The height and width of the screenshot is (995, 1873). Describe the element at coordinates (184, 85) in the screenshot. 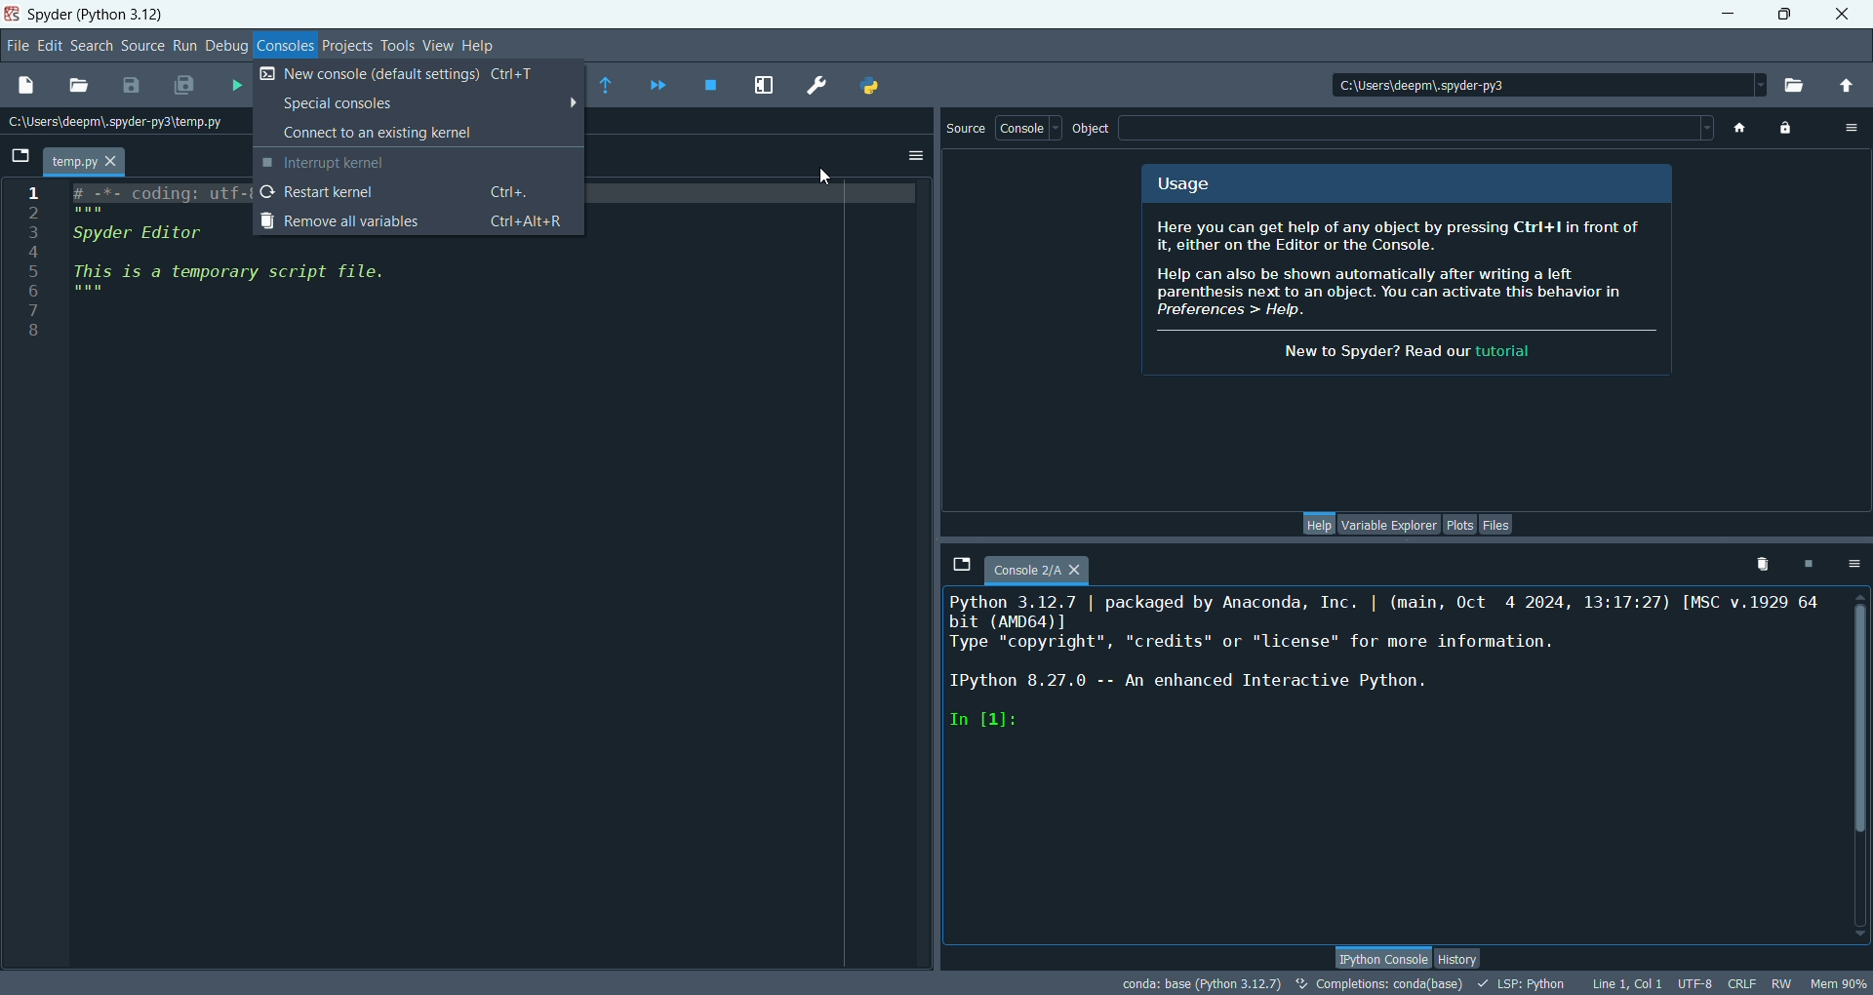

I see `save all files` at that location.